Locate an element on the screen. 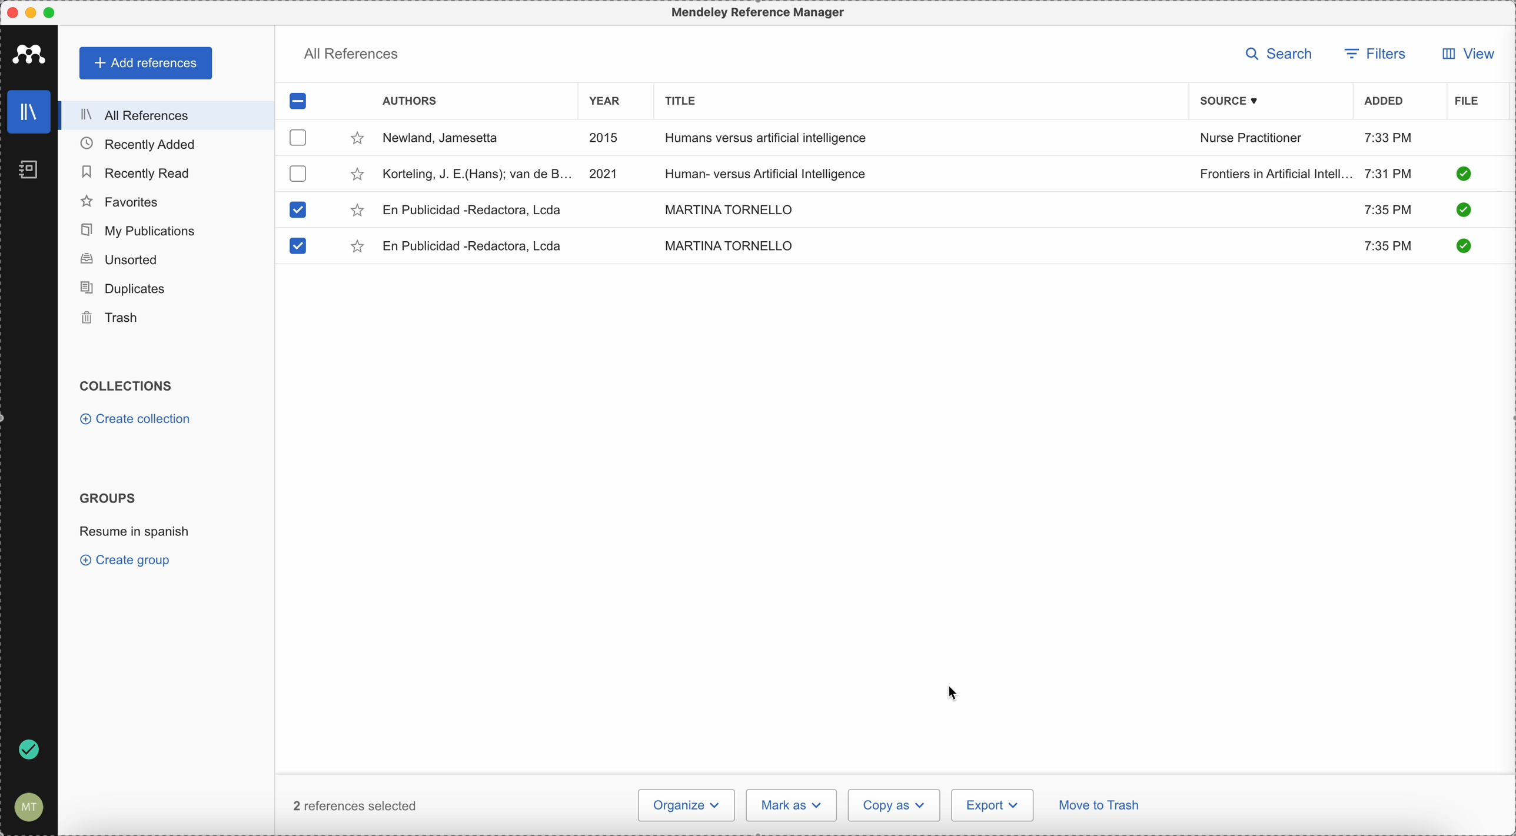  trash is located at coordinates (112, 318).